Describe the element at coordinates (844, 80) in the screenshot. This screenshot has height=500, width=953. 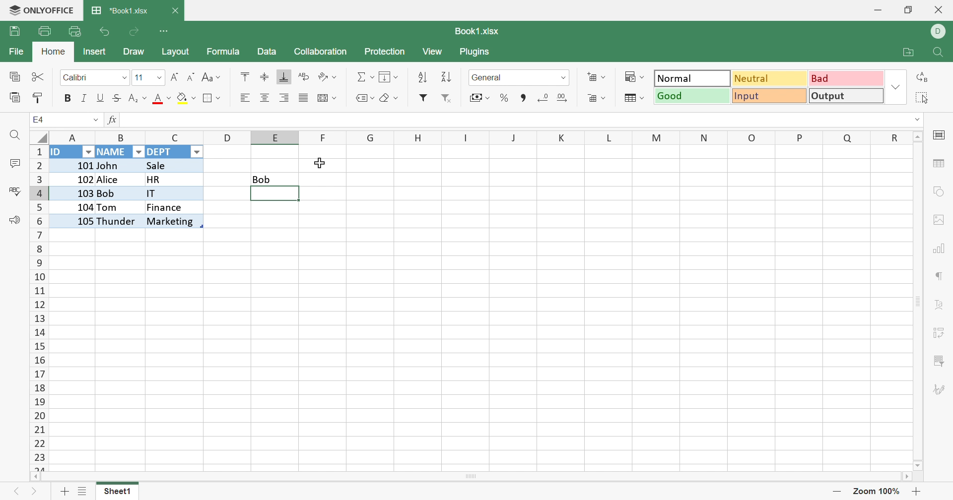
I see `Bad` at that location.